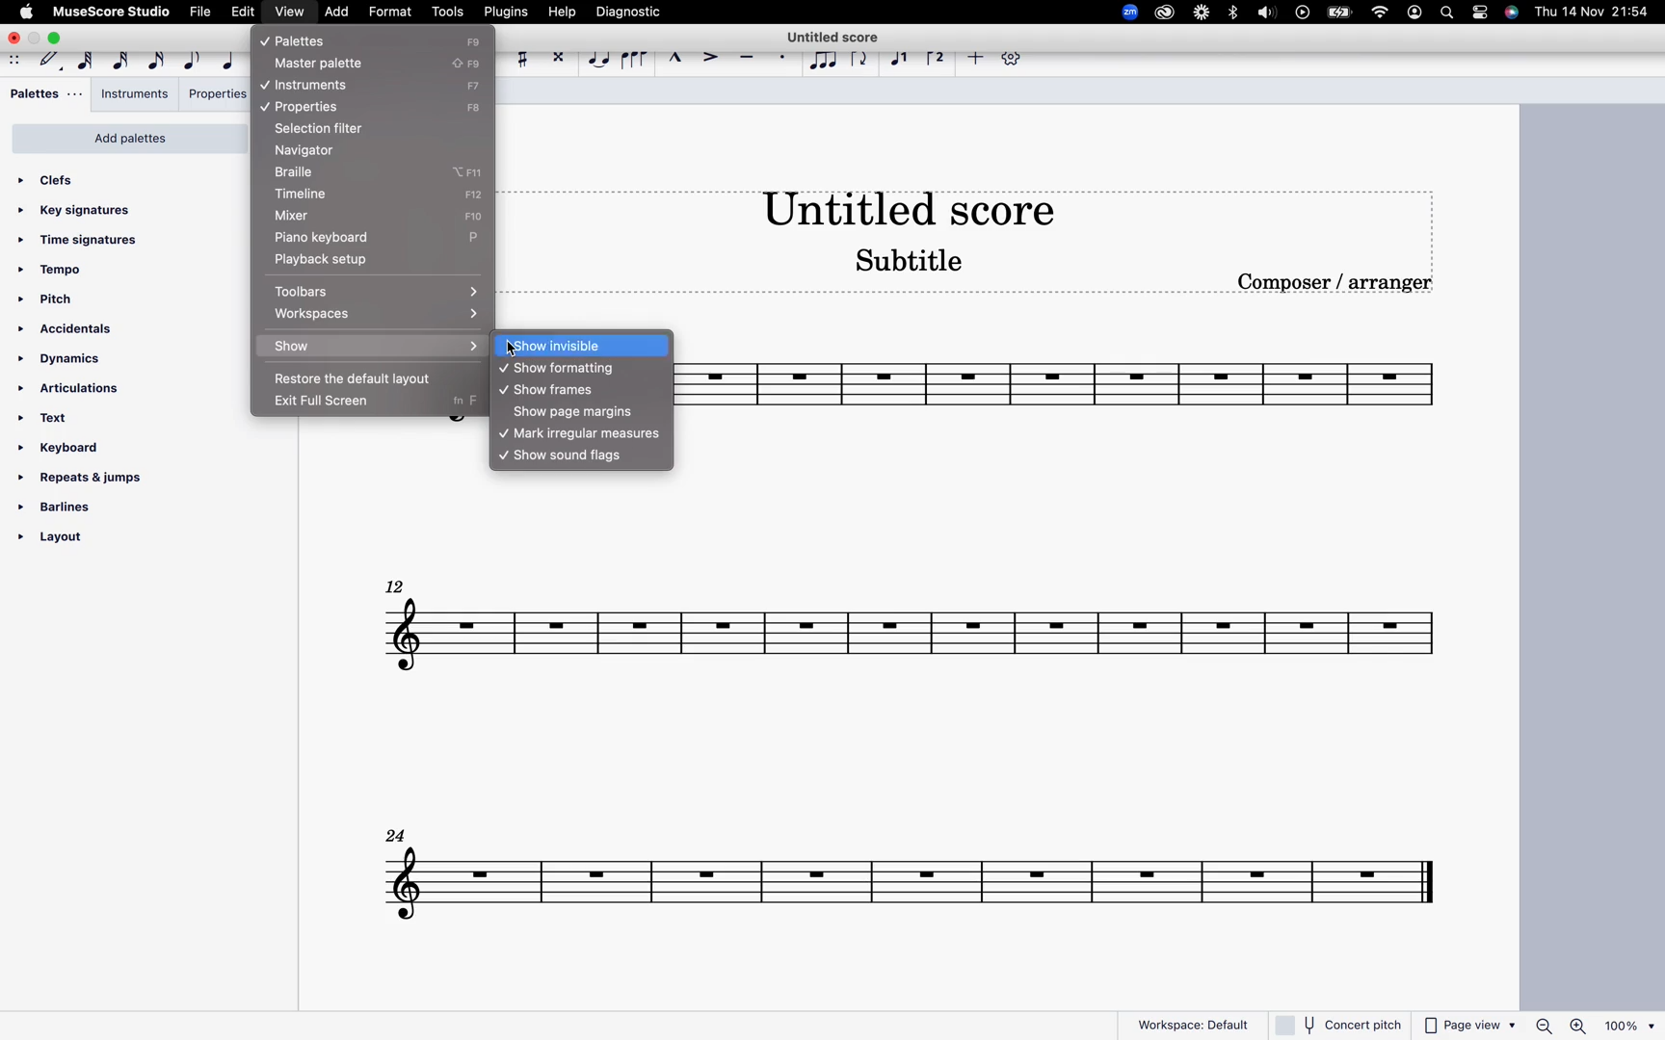 This screenshot has height=1040, width=1665. What do you see at coordinates (1161, 15) in the screenshot?
I see `creative cloud` at bounding box center [1161, 15].